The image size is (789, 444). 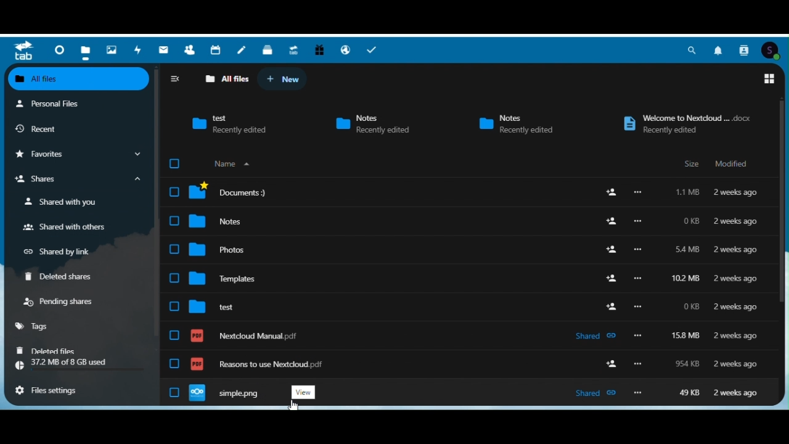 I want to click on Checkbox, so click(x=174, y=164).